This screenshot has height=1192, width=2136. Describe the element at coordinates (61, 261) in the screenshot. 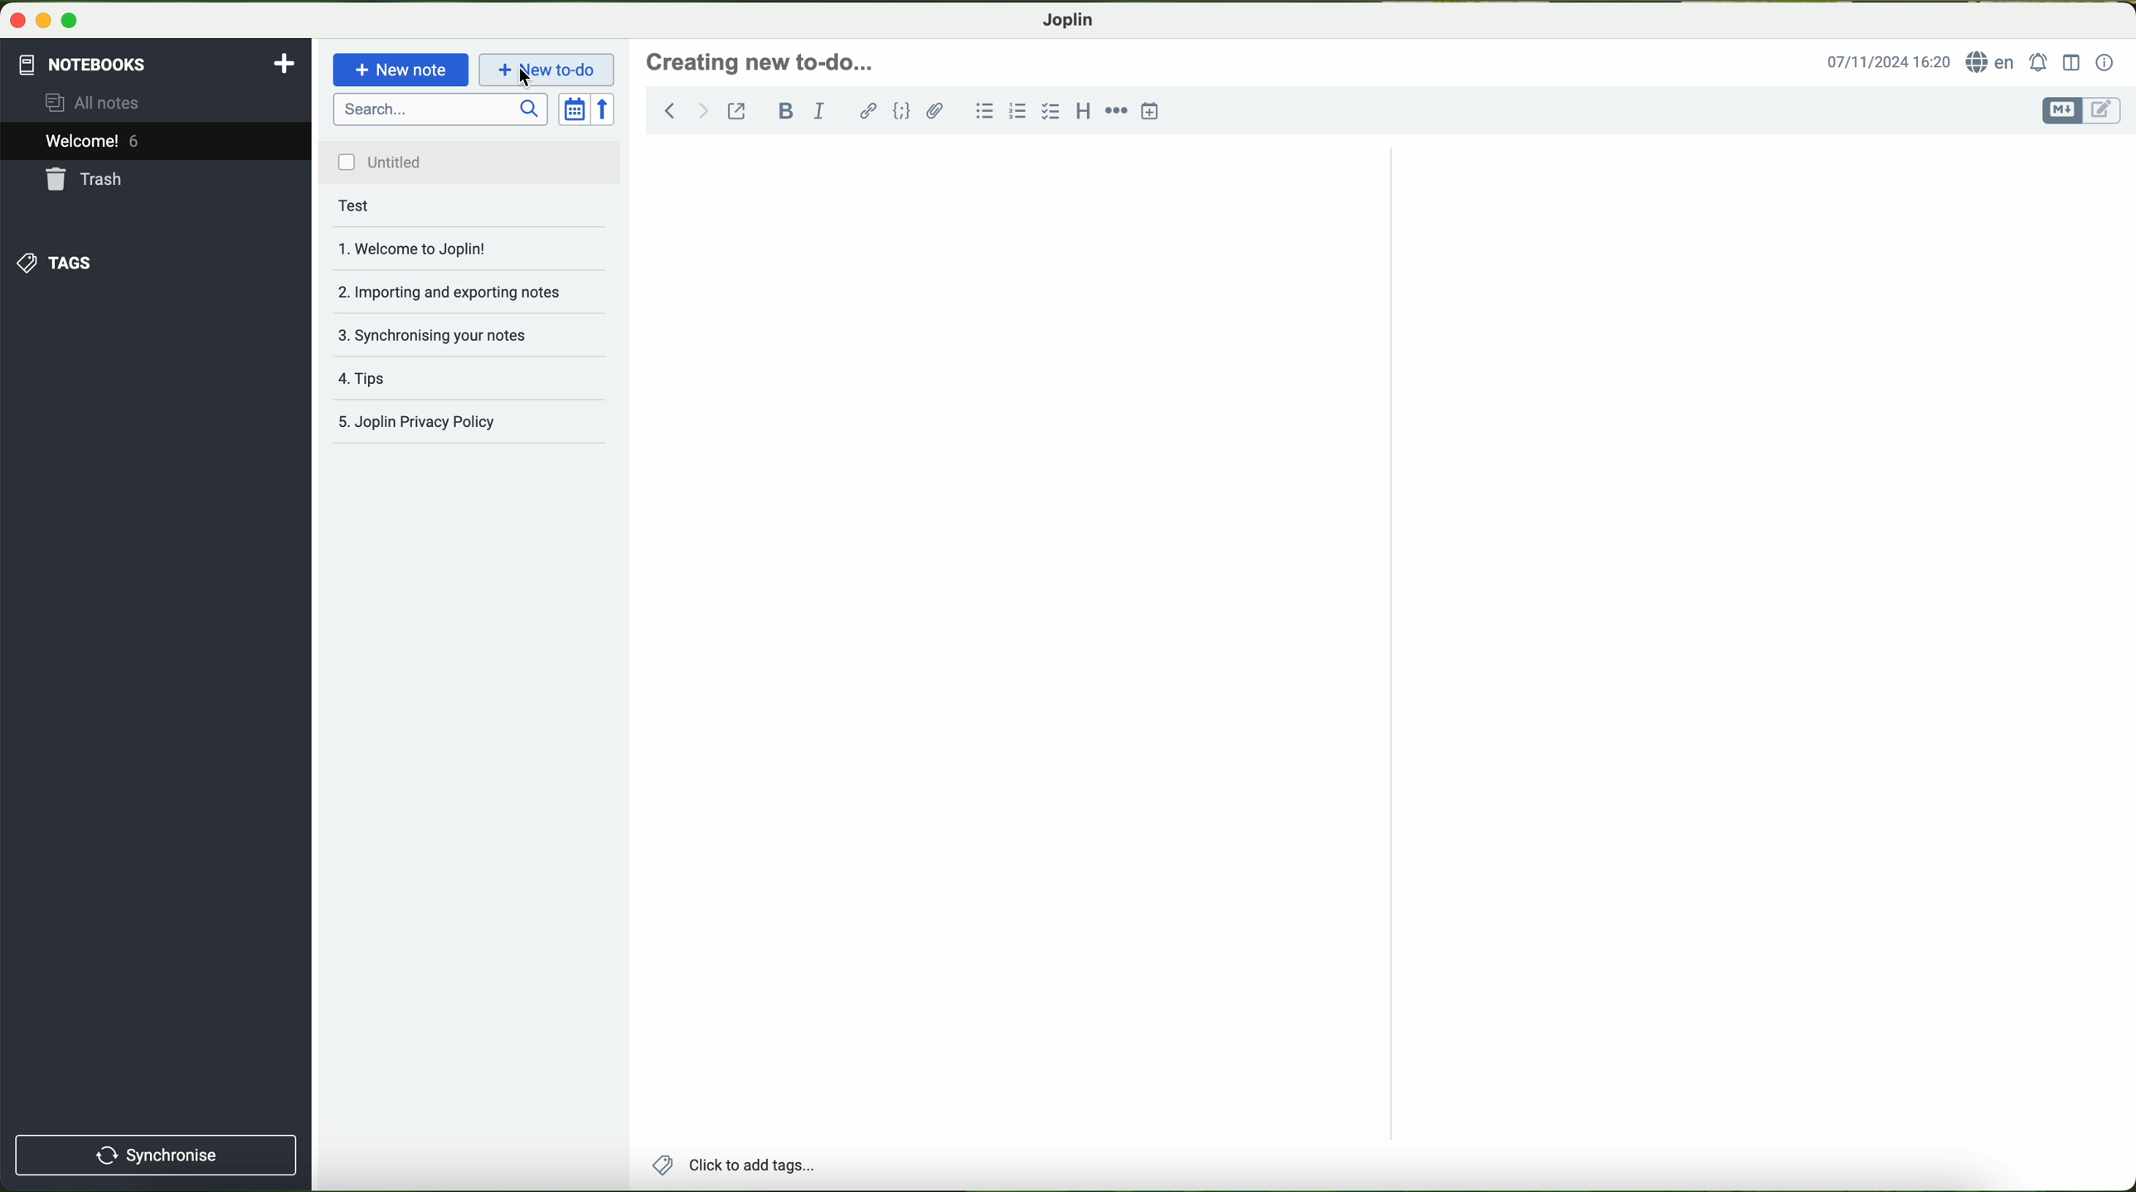

I see `tags` at that location.